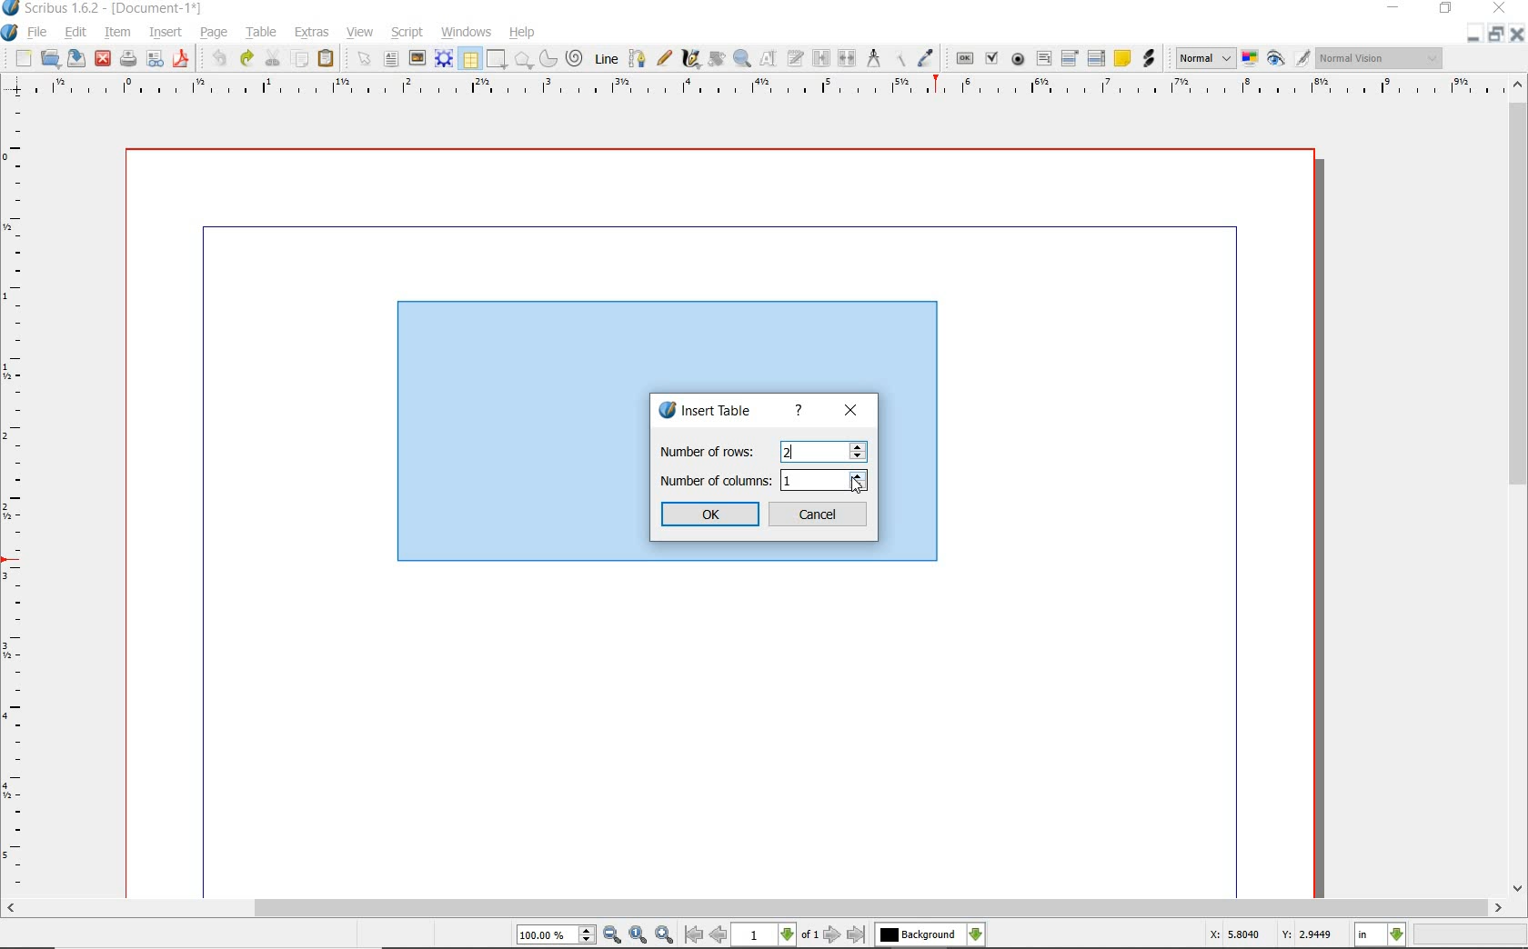  I want to click on cursor, so click(857, 484).